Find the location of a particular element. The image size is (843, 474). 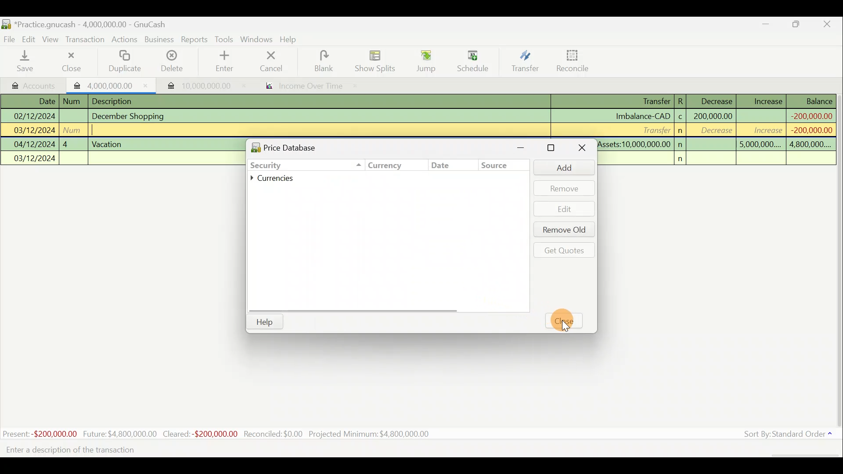

Minimise is located at coordinates (526, 147).